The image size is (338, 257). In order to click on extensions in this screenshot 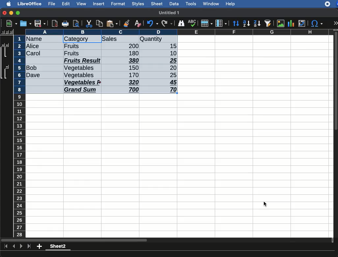, I will do `click(331, 4)`.